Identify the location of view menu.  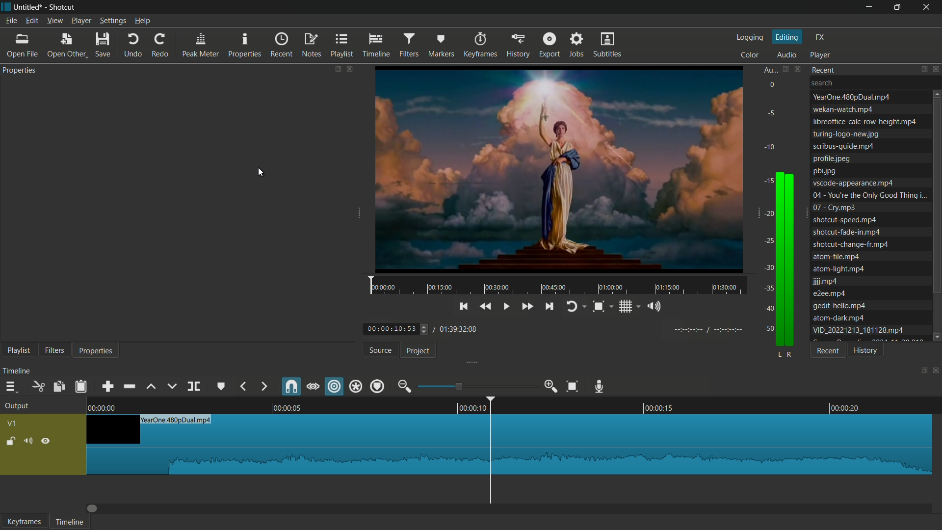
(55, 21).